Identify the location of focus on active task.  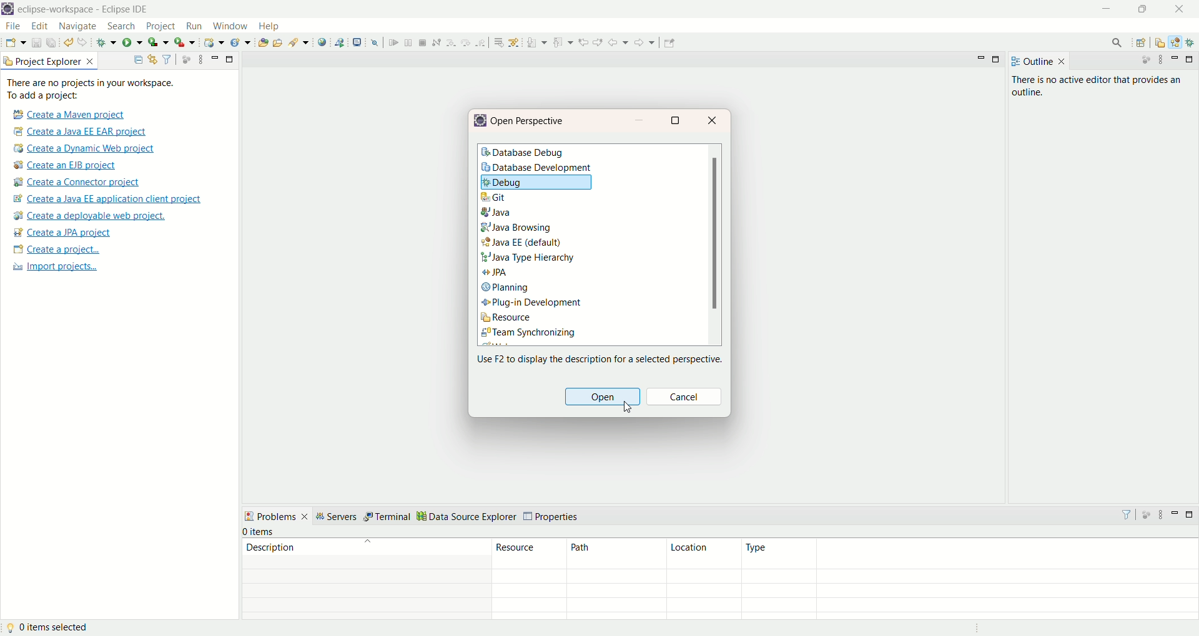
(1146, 514).